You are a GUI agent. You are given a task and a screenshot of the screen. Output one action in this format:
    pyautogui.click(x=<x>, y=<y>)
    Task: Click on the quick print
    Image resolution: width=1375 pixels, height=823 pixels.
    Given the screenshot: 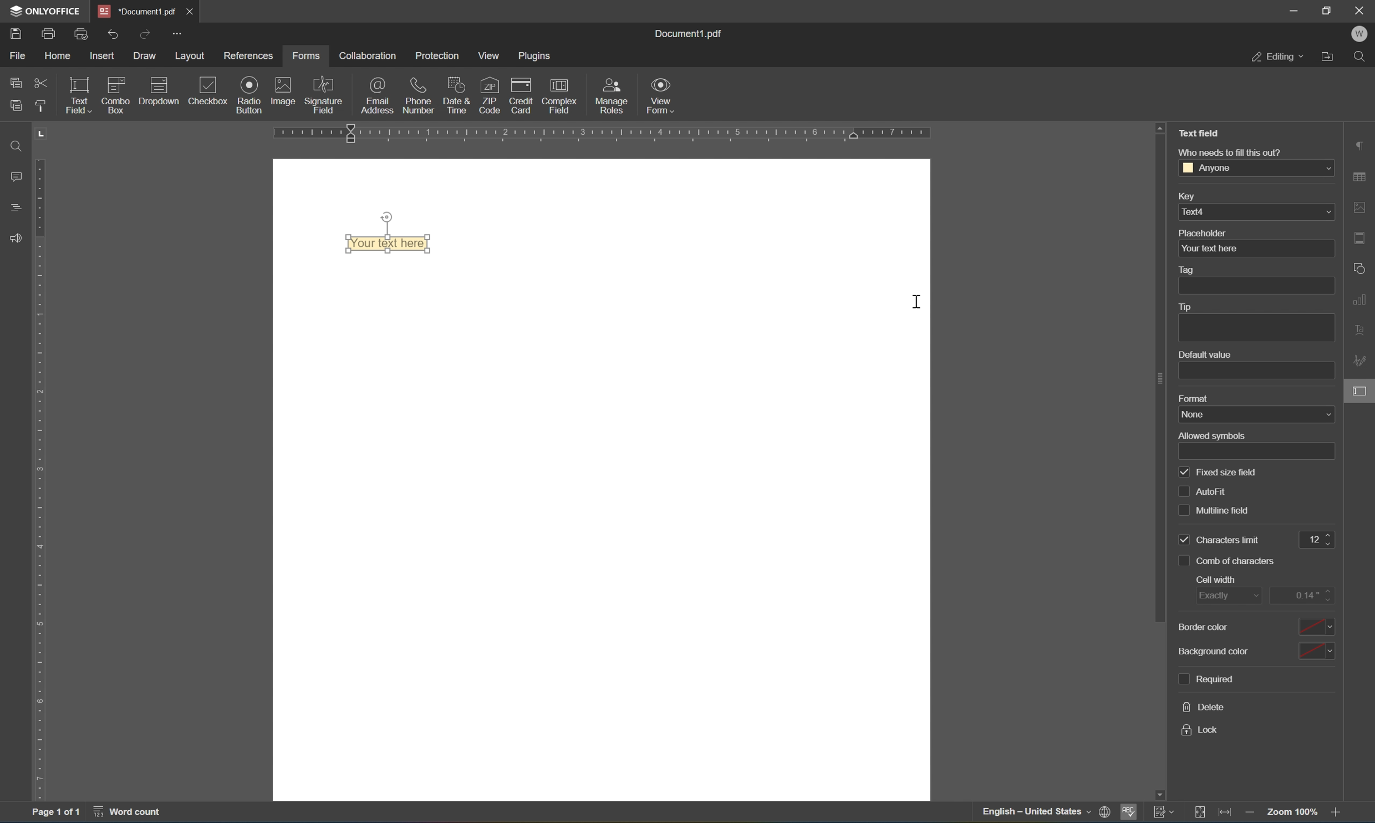 What is the action you would take?
    pyautogui.click(x=79, y=33)
    